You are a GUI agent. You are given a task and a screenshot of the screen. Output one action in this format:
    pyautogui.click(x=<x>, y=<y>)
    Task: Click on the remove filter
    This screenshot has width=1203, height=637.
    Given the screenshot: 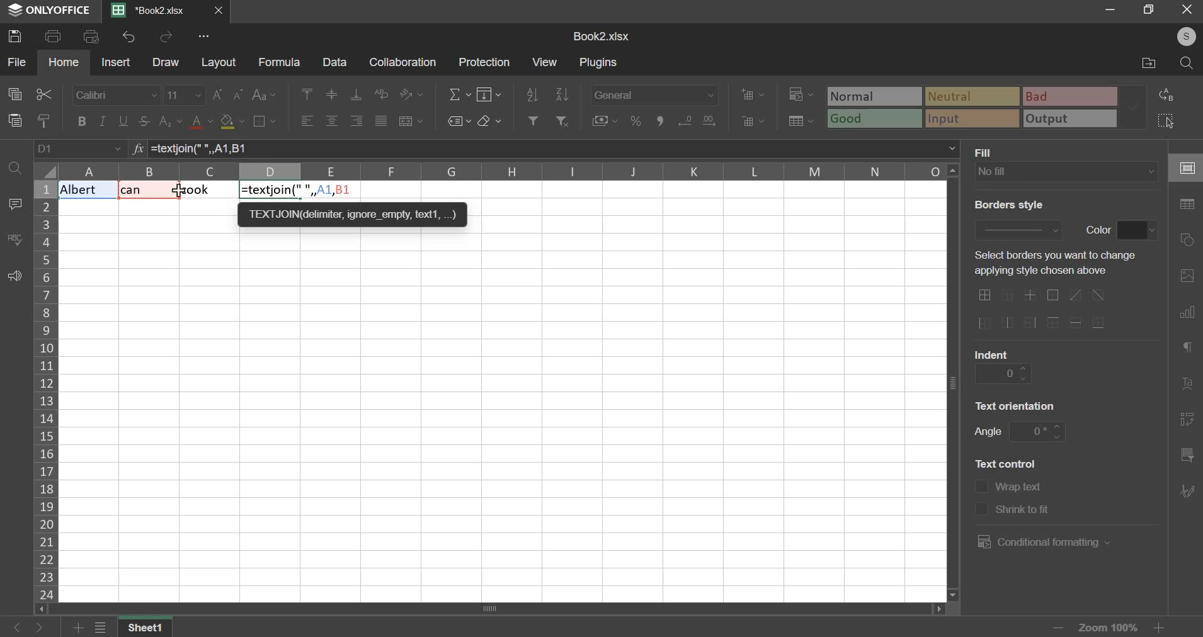 What is the action you would take?
    pyautogui.click(x=564, y=120)
    